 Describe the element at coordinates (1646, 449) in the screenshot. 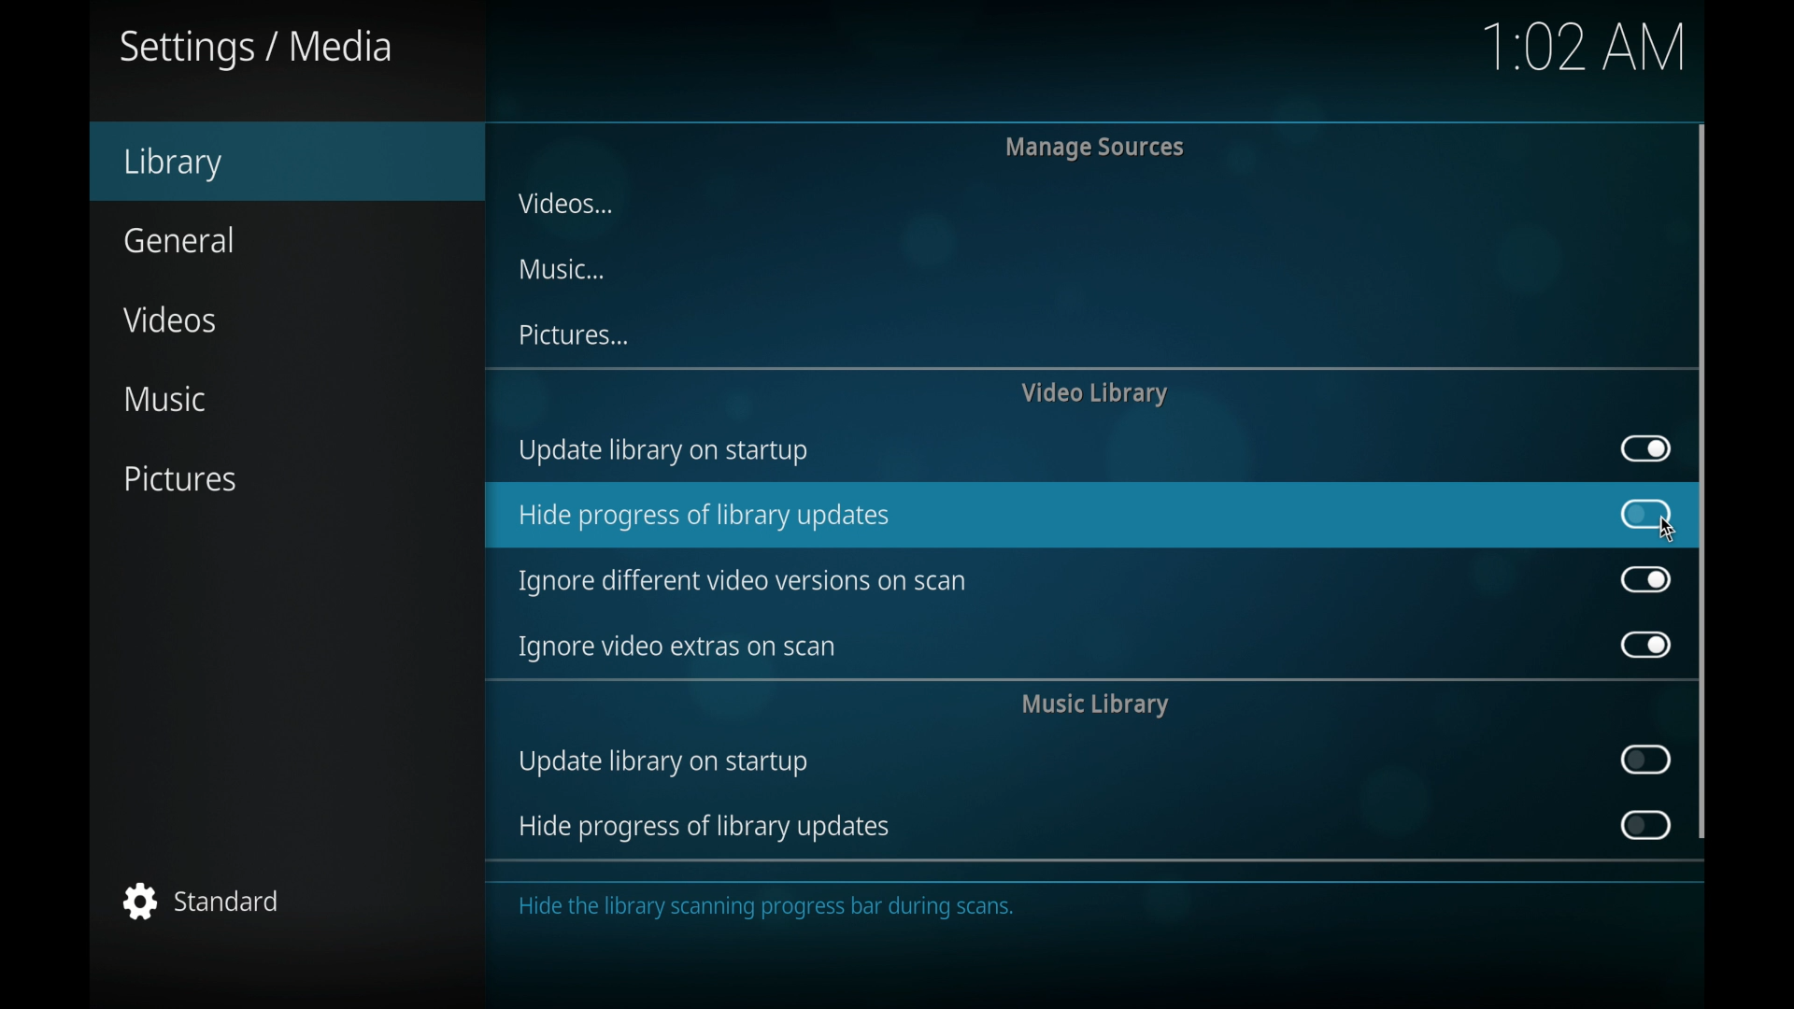

I see `toggle button` at that location.